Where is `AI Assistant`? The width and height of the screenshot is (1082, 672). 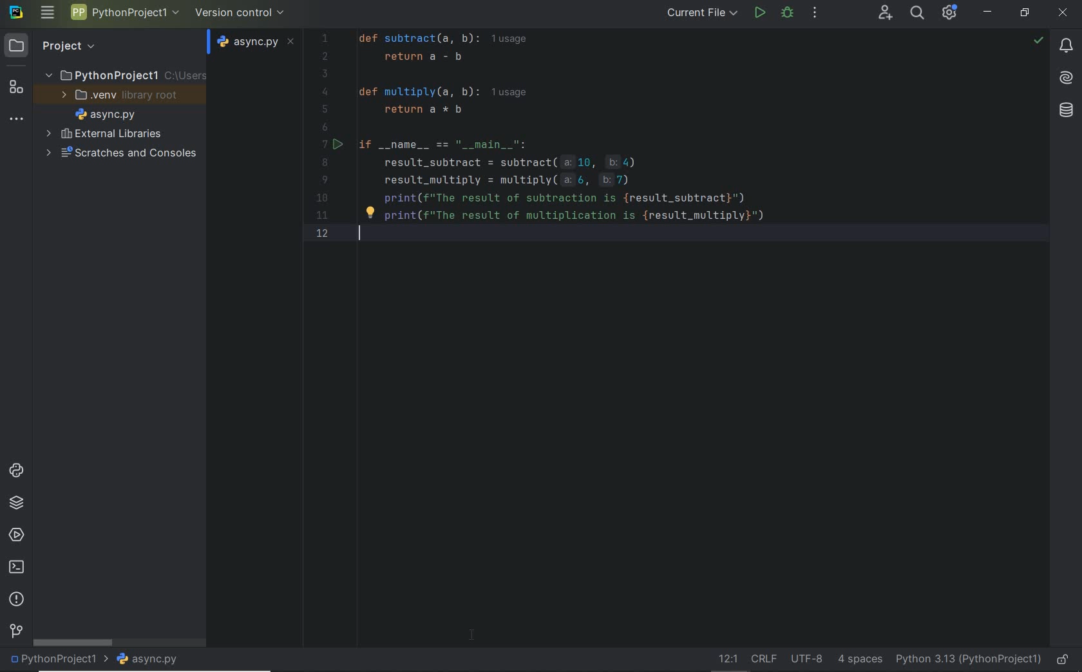
AI Assistant is located at coordinates (1066, 78).